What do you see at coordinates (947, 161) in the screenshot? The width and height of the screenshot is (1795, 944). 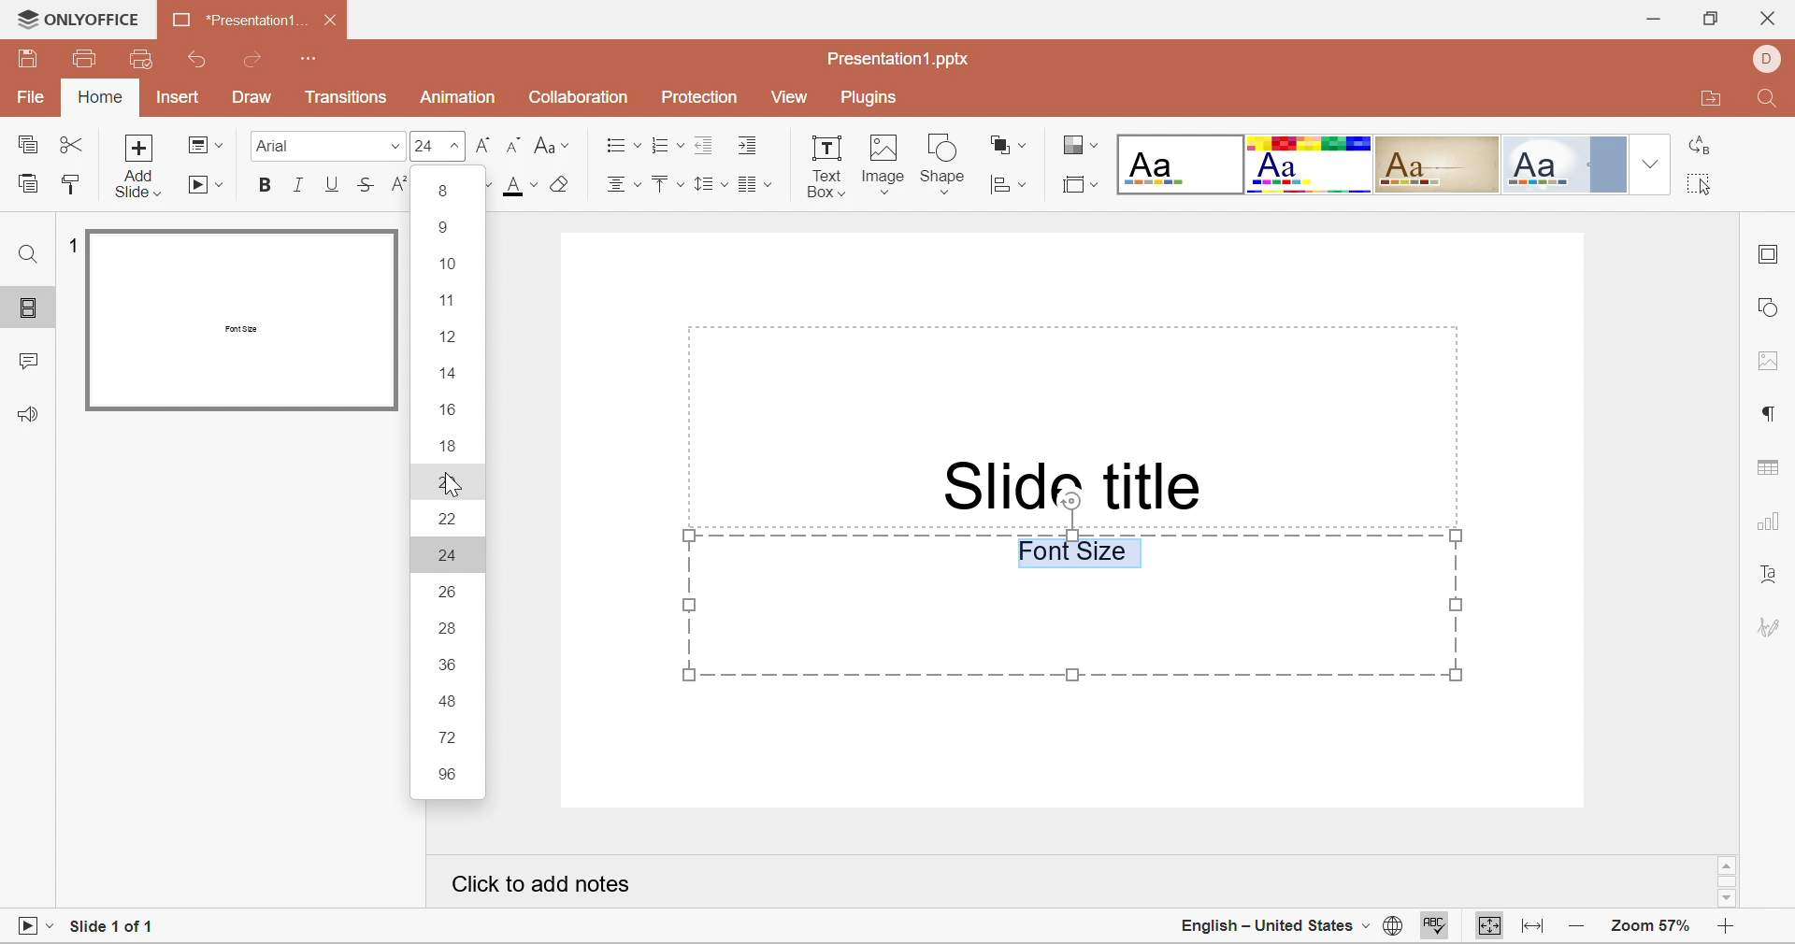 I see `Shape` at bounding box center [947, 161].